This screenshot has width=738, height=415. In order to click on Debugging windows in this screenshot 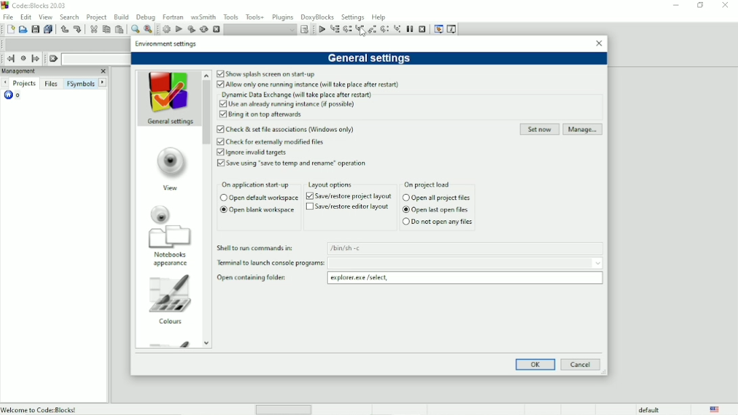, I will do `click(438, 29)`.